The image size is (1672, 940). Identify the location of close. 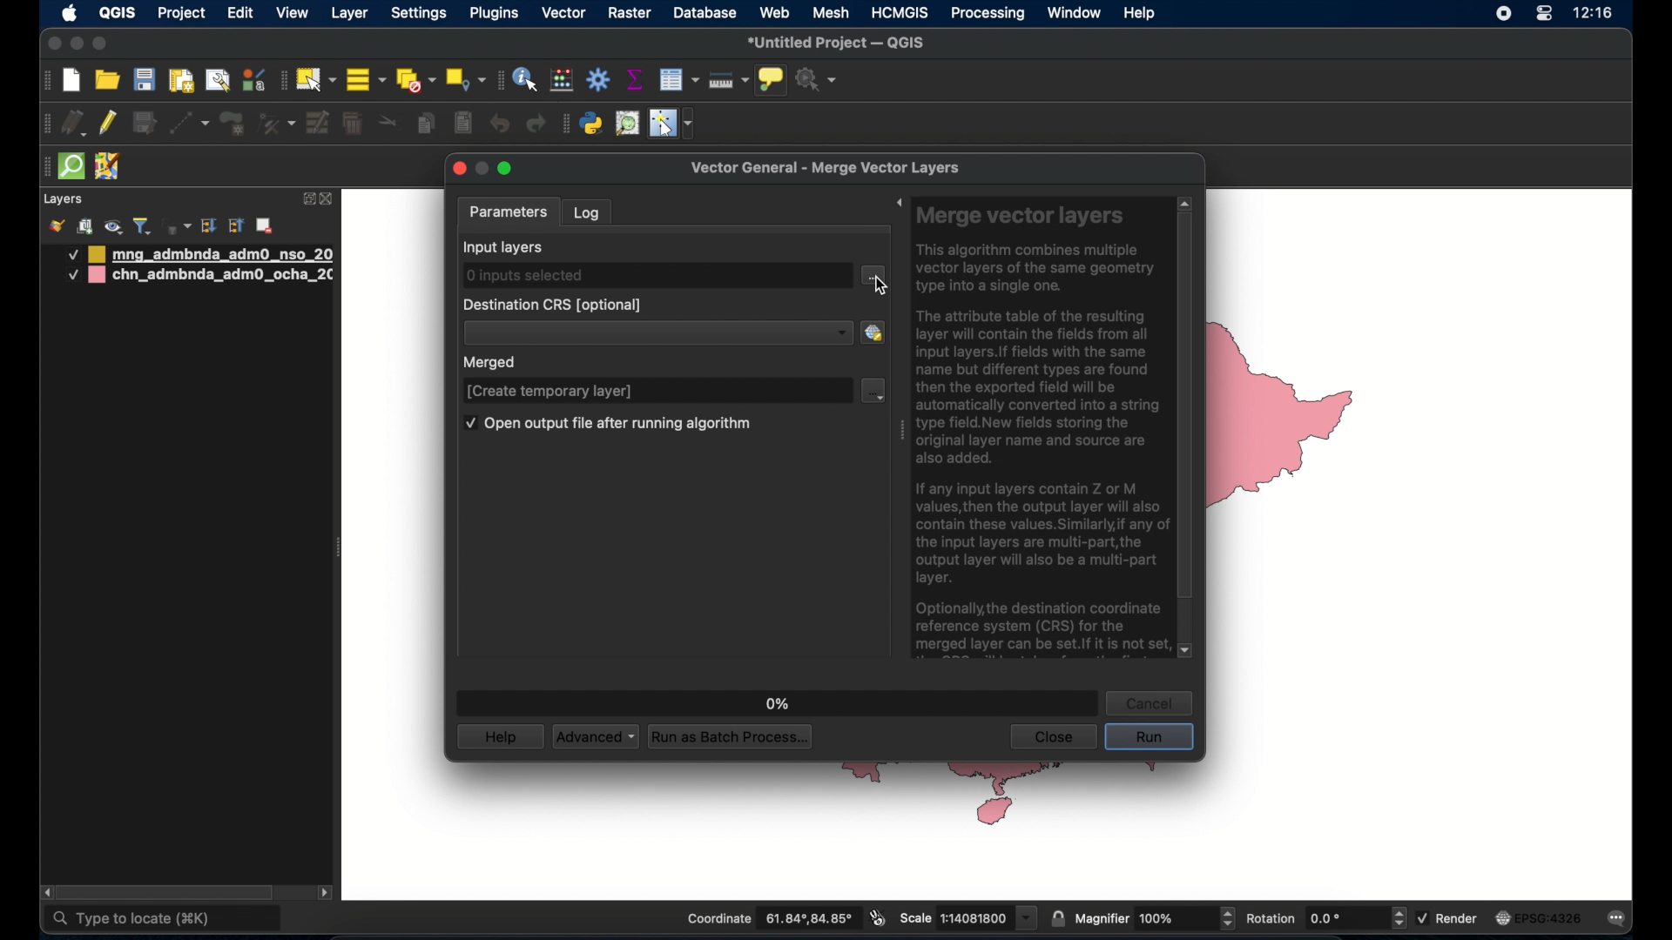
(328, 200).